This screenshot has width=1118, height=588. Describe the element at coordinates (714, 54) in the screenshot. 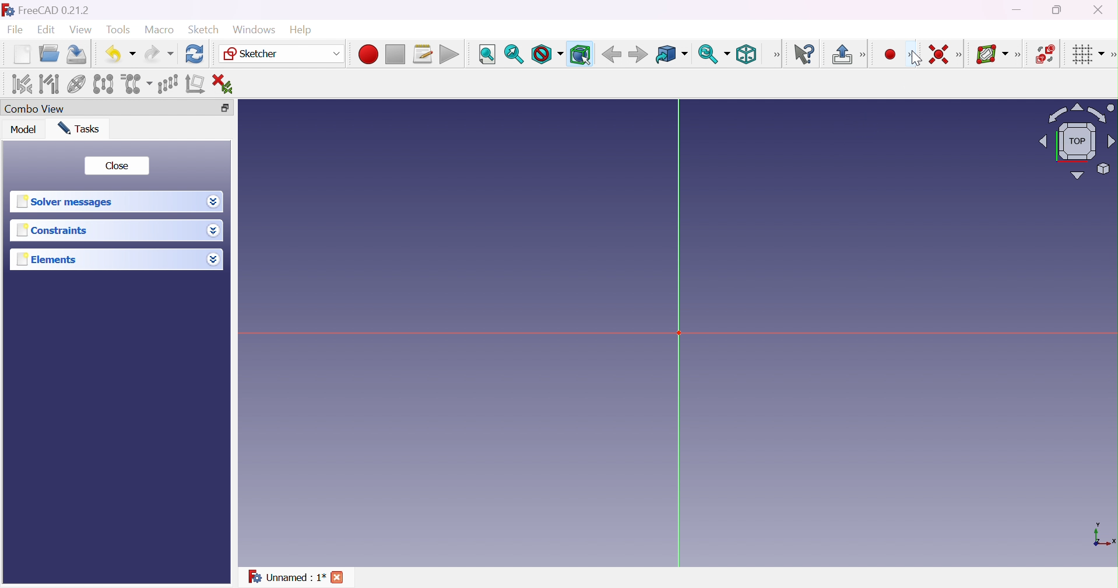

I see `Sync view` at that location.